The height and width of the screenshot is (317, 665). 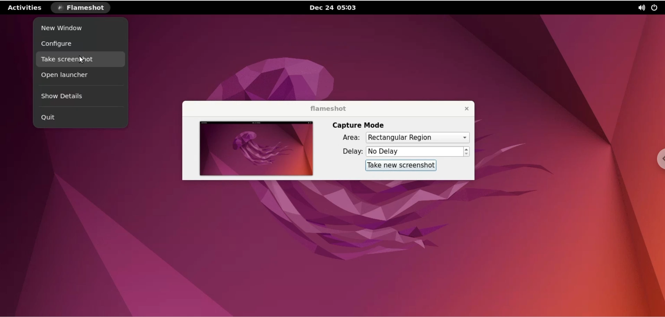 I want to click on area options, so click(x=418, y=138).